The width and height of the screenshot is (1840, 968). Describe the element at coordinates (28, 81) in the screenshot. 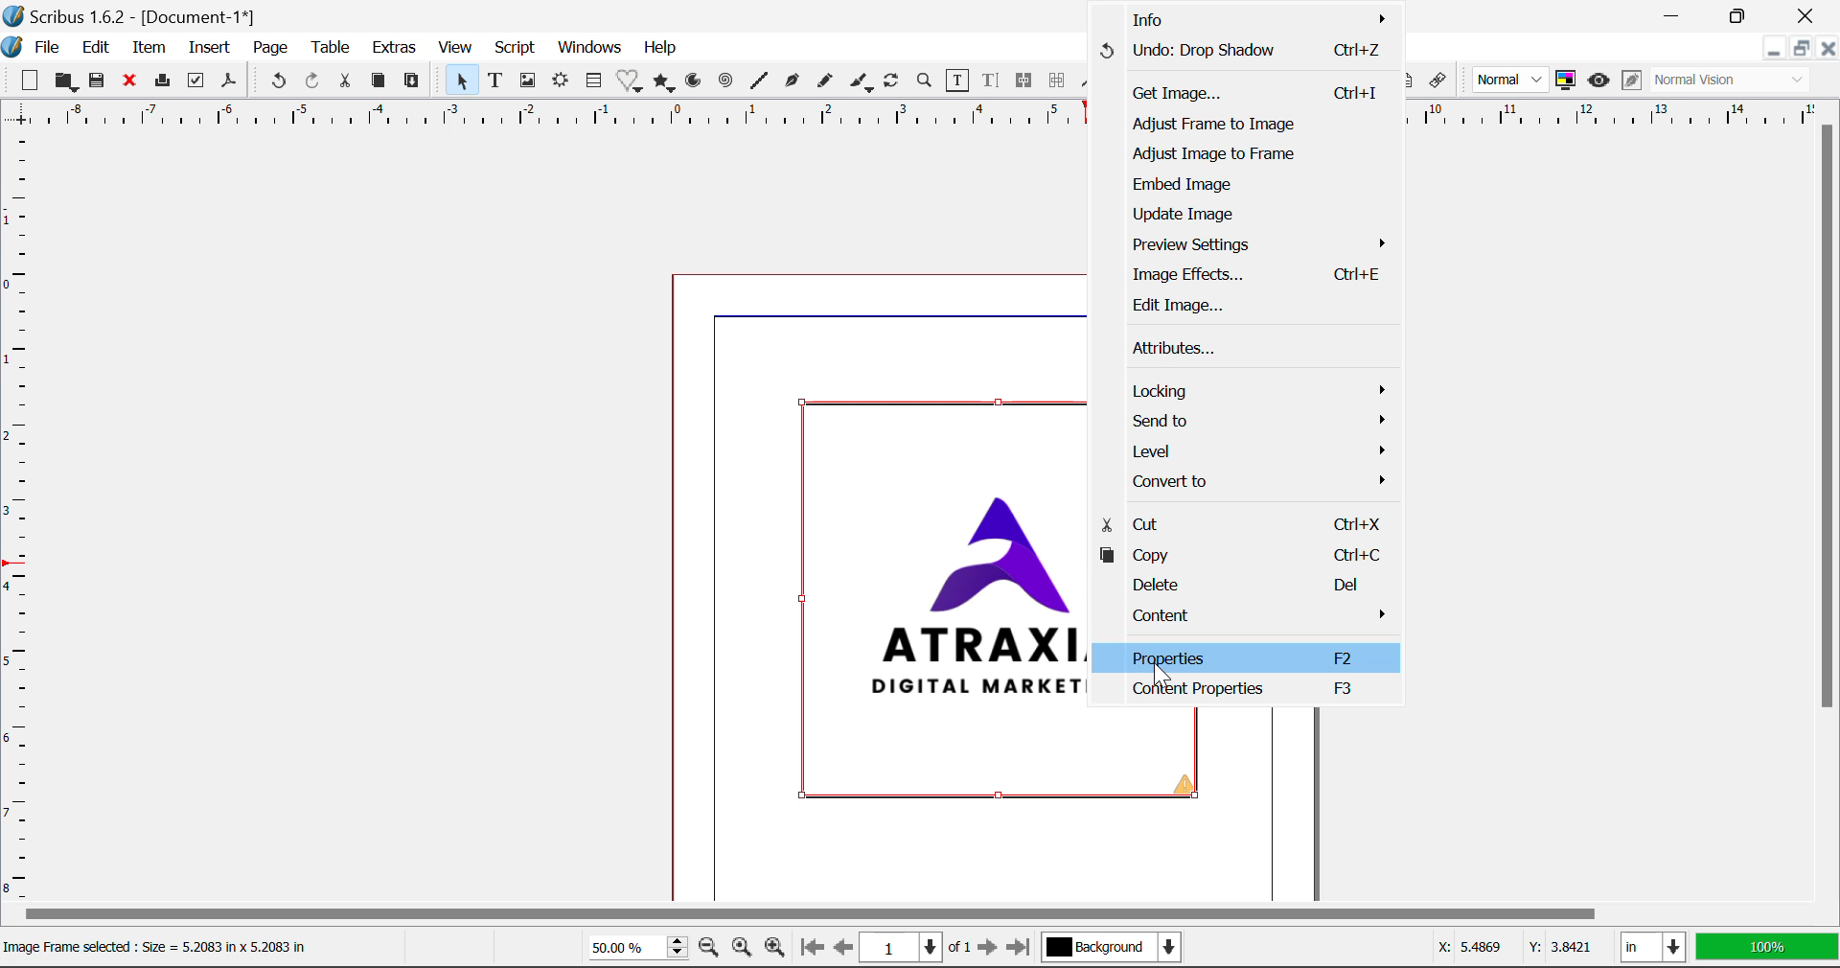

I see `New` at that location.